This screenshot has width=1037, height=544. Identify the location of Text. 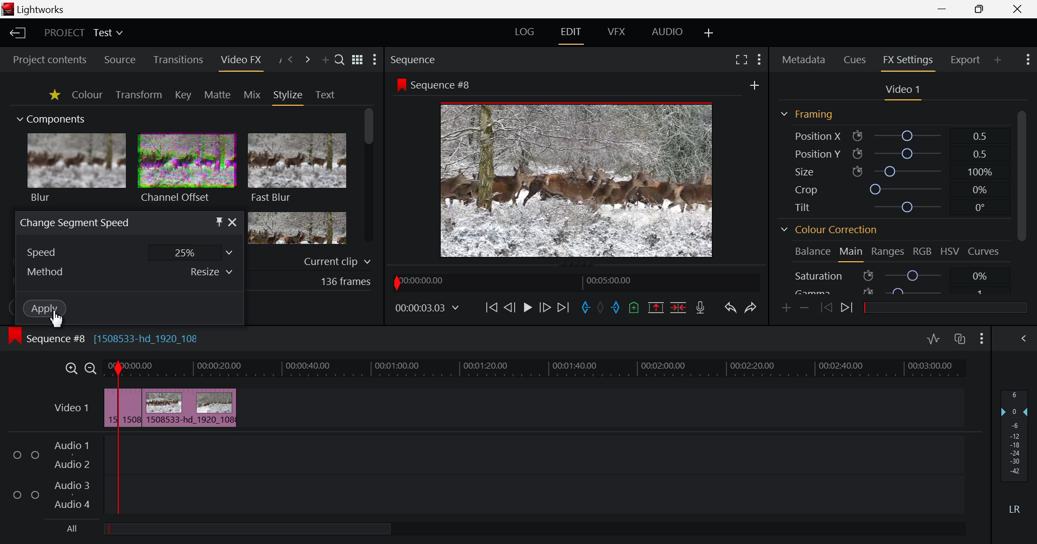
(325, 95).